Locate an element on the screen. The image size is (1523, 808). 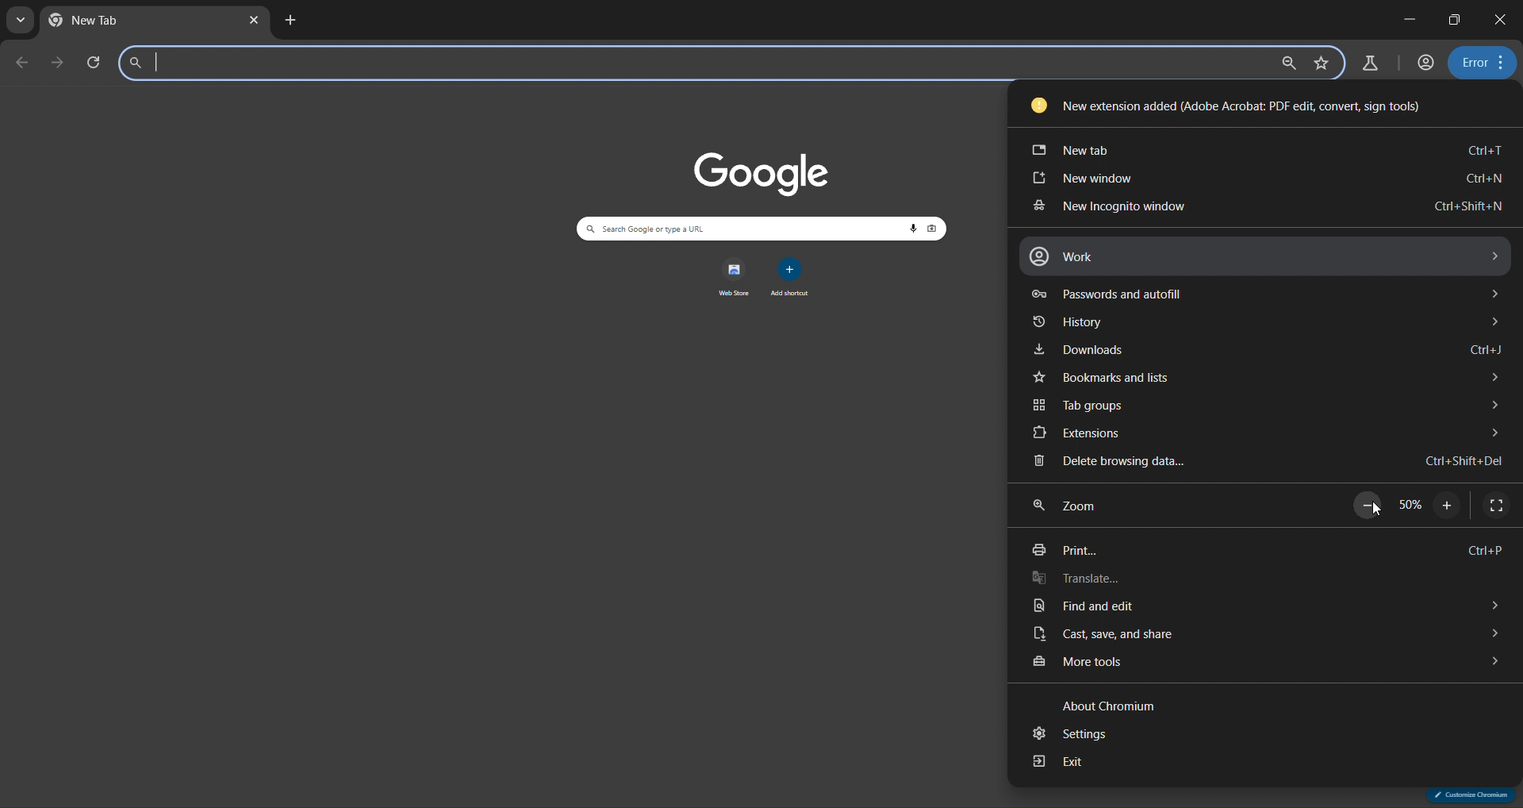
new window is located at coordinates (1270, 178).